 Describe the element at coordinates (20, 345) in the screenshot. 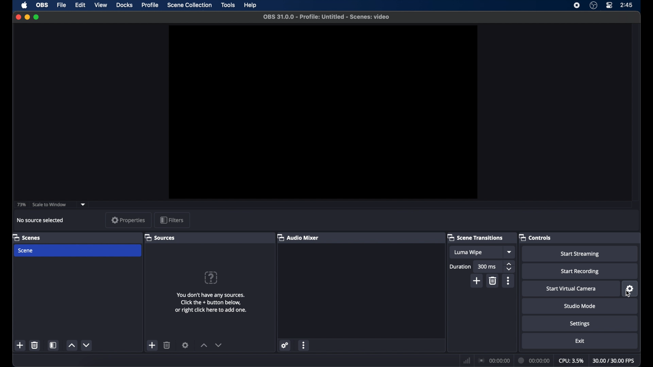

I see `add` at that location.